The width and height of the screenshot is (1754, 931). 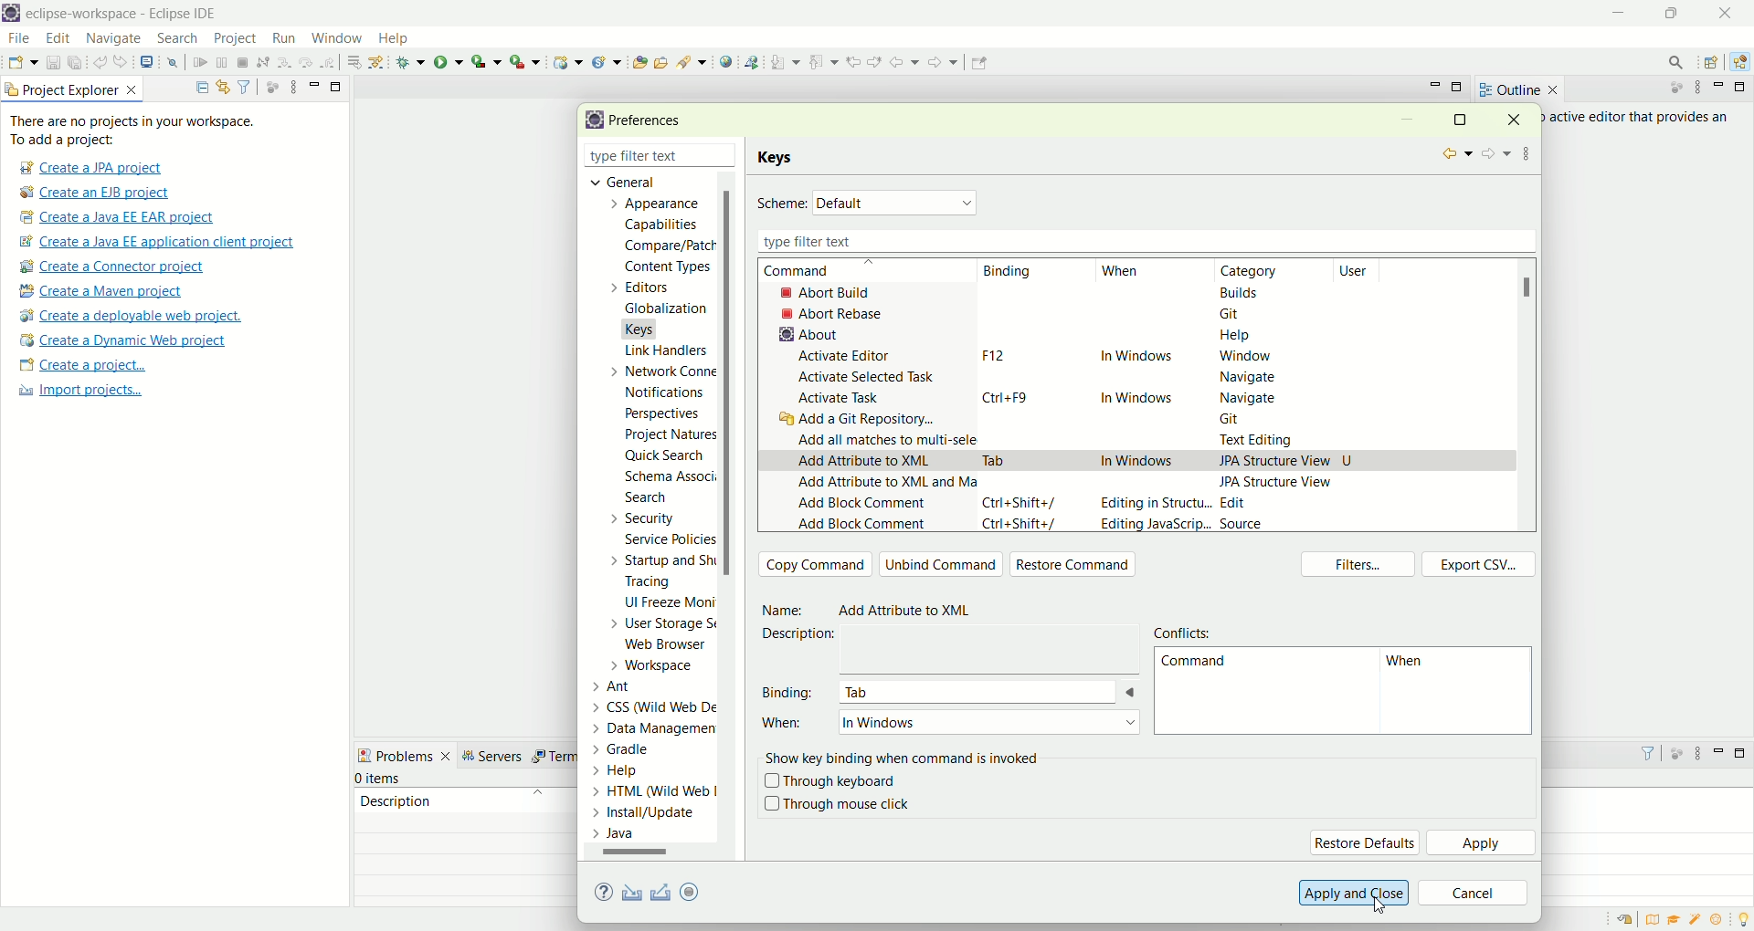 I want to click on add attribute to XML and map, so click(x=883, y=487).